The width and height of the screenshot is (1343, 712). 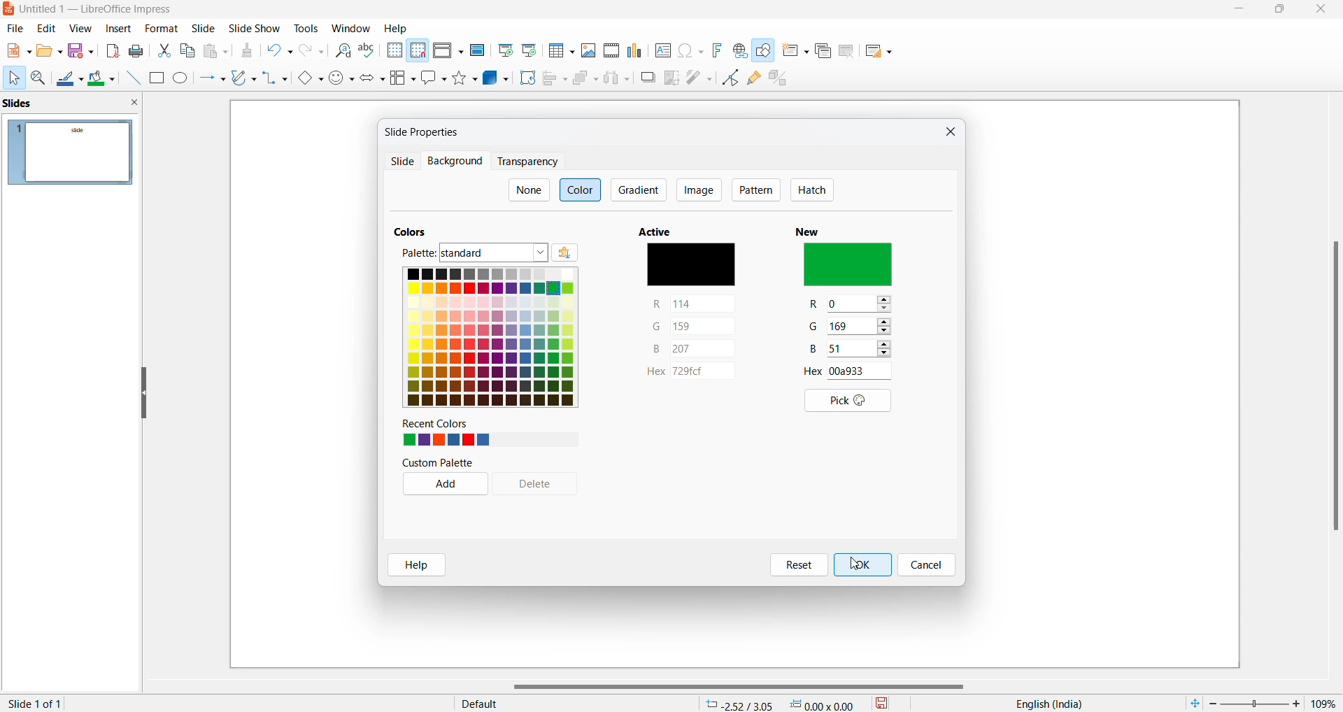 What do you see at coordinates (404, 78) in the screenshot?
I see `flow chart ` at bounding box center [404, 78].